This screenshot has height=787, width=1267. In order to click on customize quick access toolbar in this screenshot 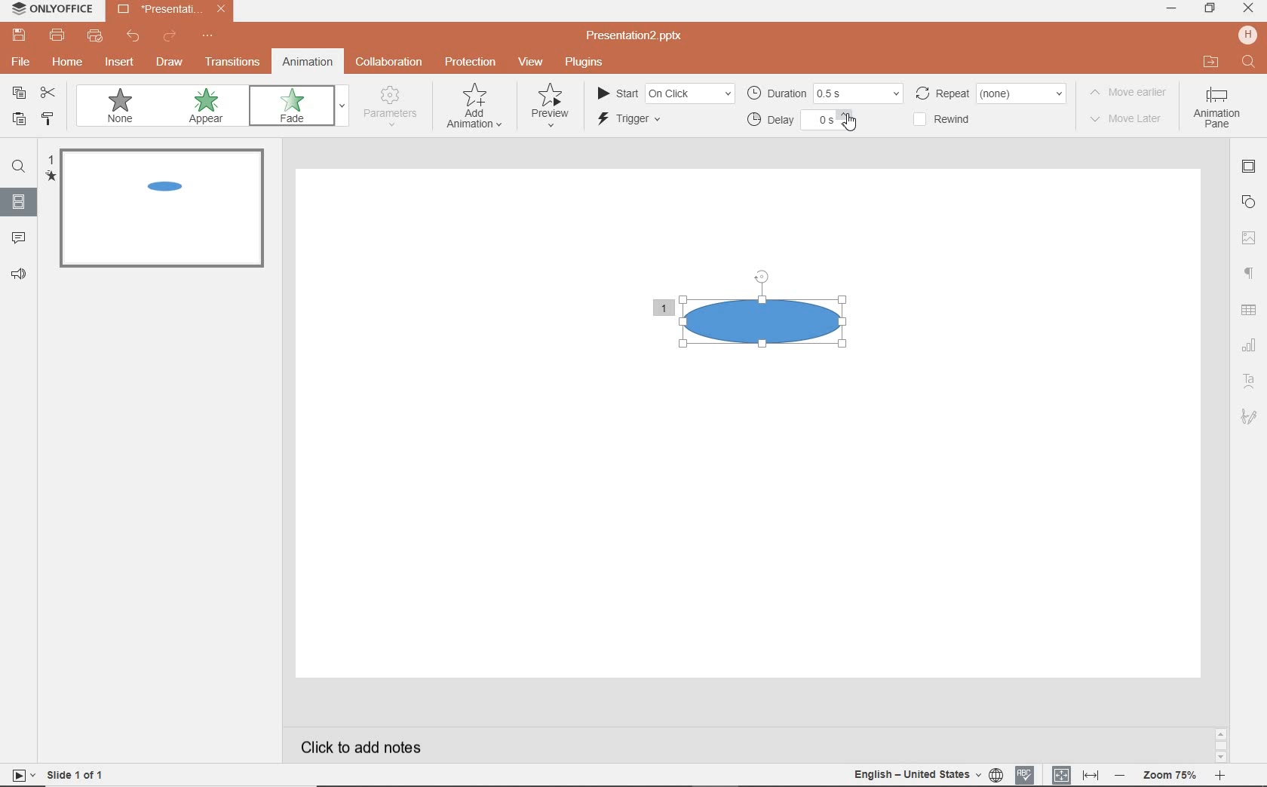, I will do `click(207, 35)`.